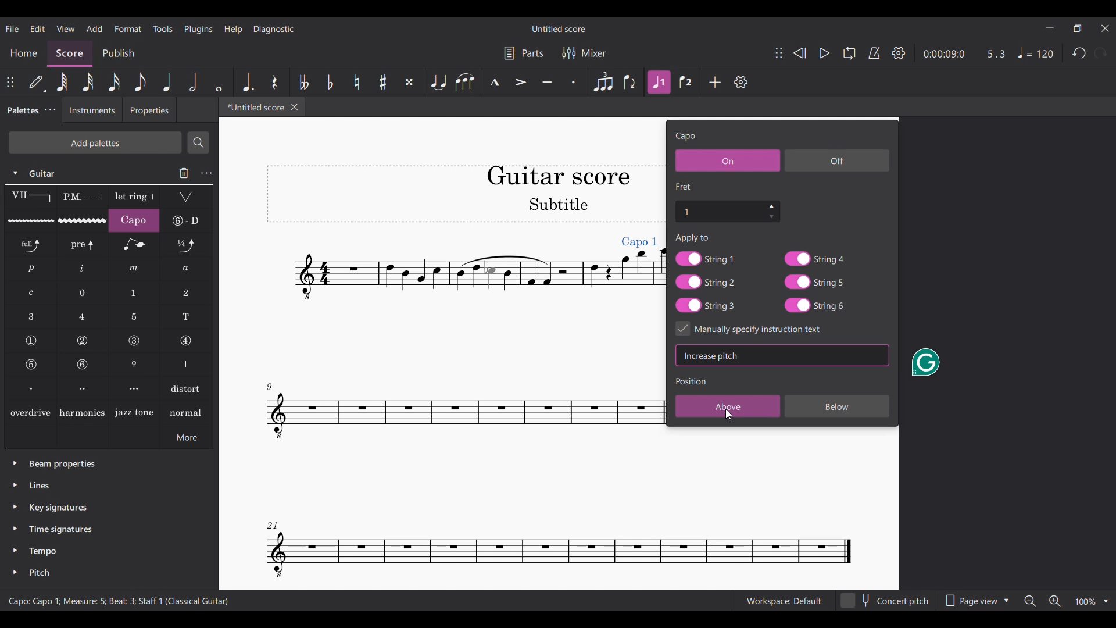 The width and height of the screenshot is (1116, 628). What do you see at coordinates (253, 107) in the screenshot?
I see `Current tab` at bounding box center [253, 107].